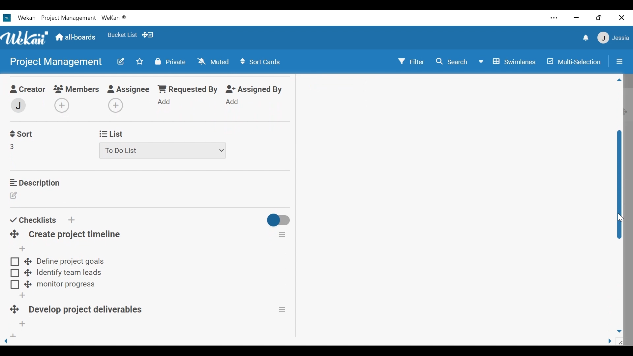  Describe the element at coordinates (585, 37) in the screenshot. I see `notifications` at that location.